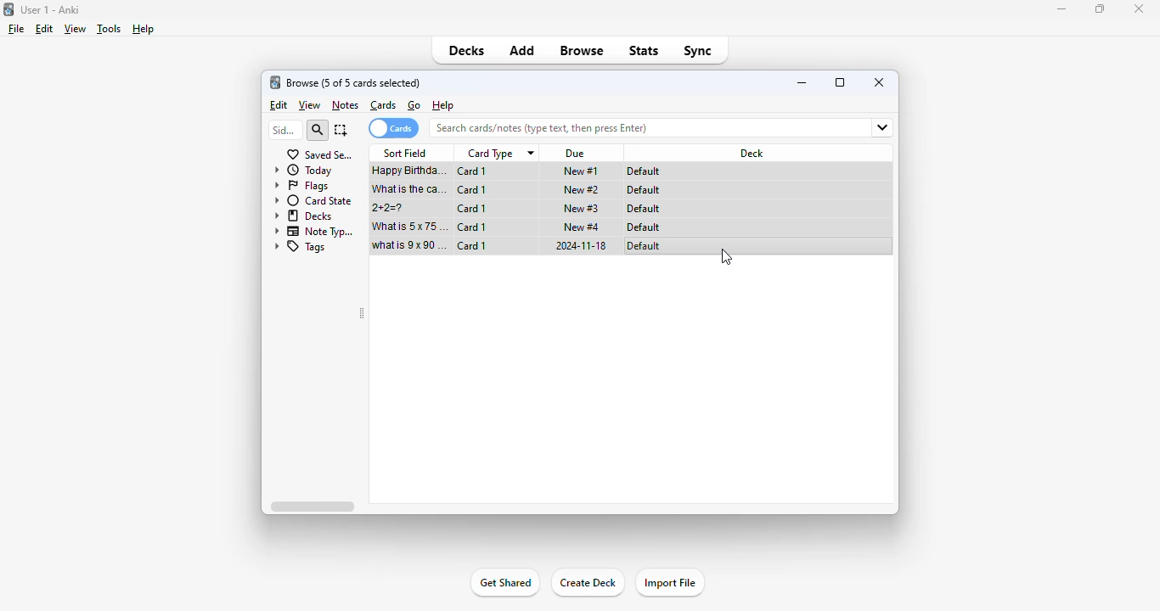  What do you see at coordinates (383, 105) in the screenshot?
I see `cards` at bounding box center [383, 105].